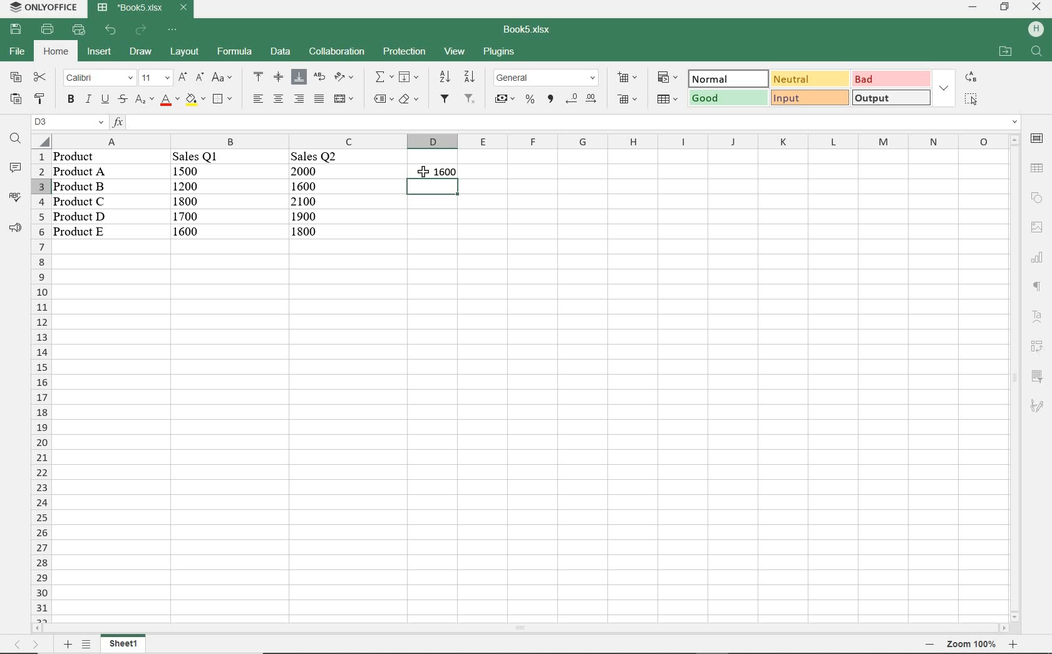  I want to click on wrap text, so click(318, 77).